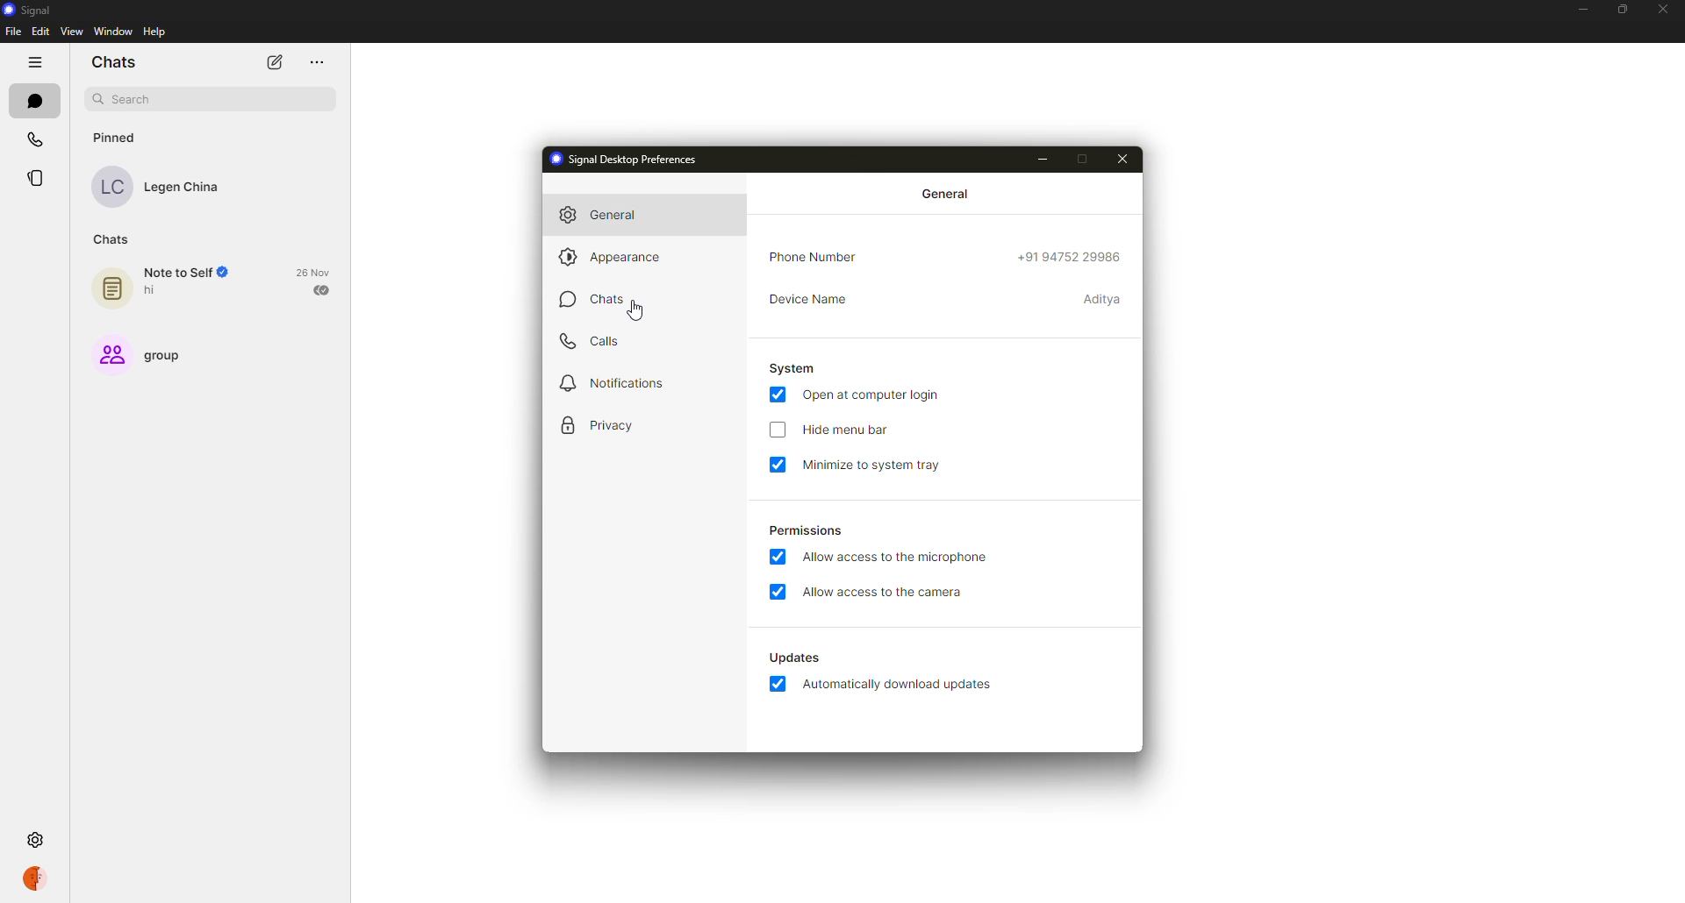 The height and width of the screenshot is (903, 1685). What do you see at coordinates (778, 684) in the screenshot?
I see `enabled` at bounding box center [778, 684].